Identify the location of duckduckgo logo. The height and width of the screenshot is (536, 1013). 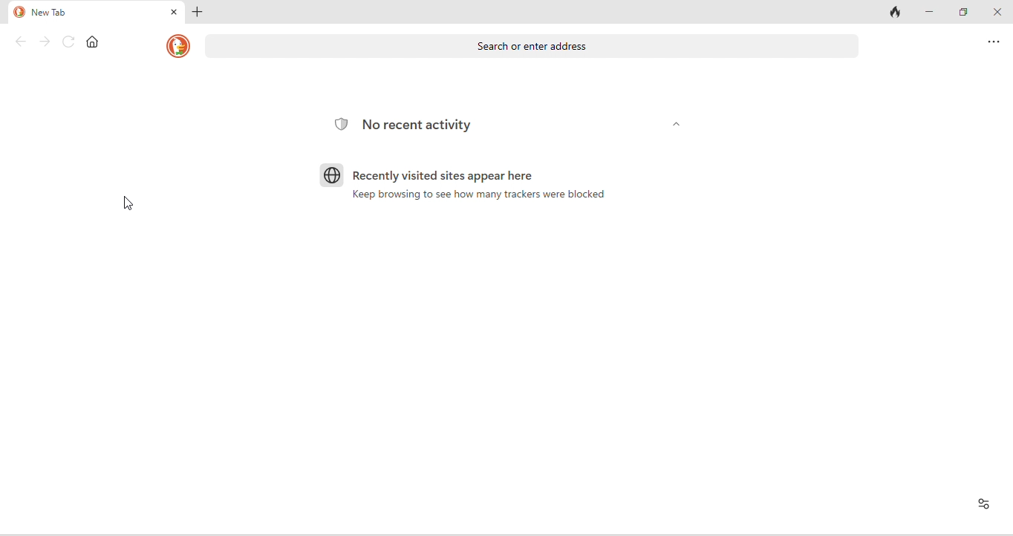
(176, 48).